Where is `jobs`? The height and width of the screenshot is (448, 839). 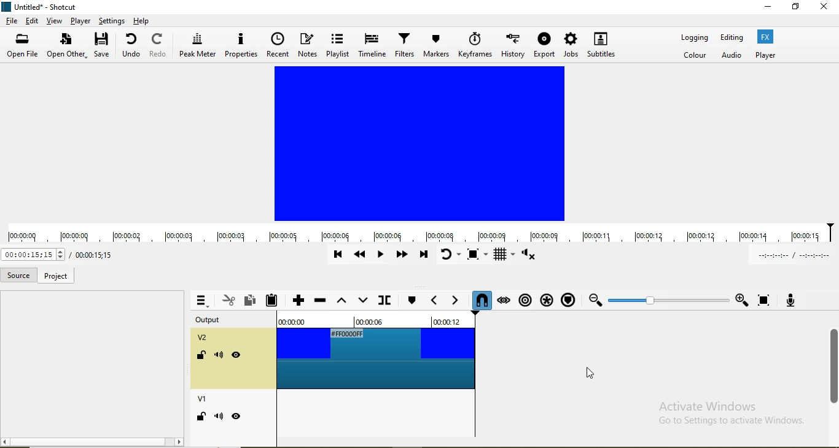 jobs is located at coordinates (571, 44).